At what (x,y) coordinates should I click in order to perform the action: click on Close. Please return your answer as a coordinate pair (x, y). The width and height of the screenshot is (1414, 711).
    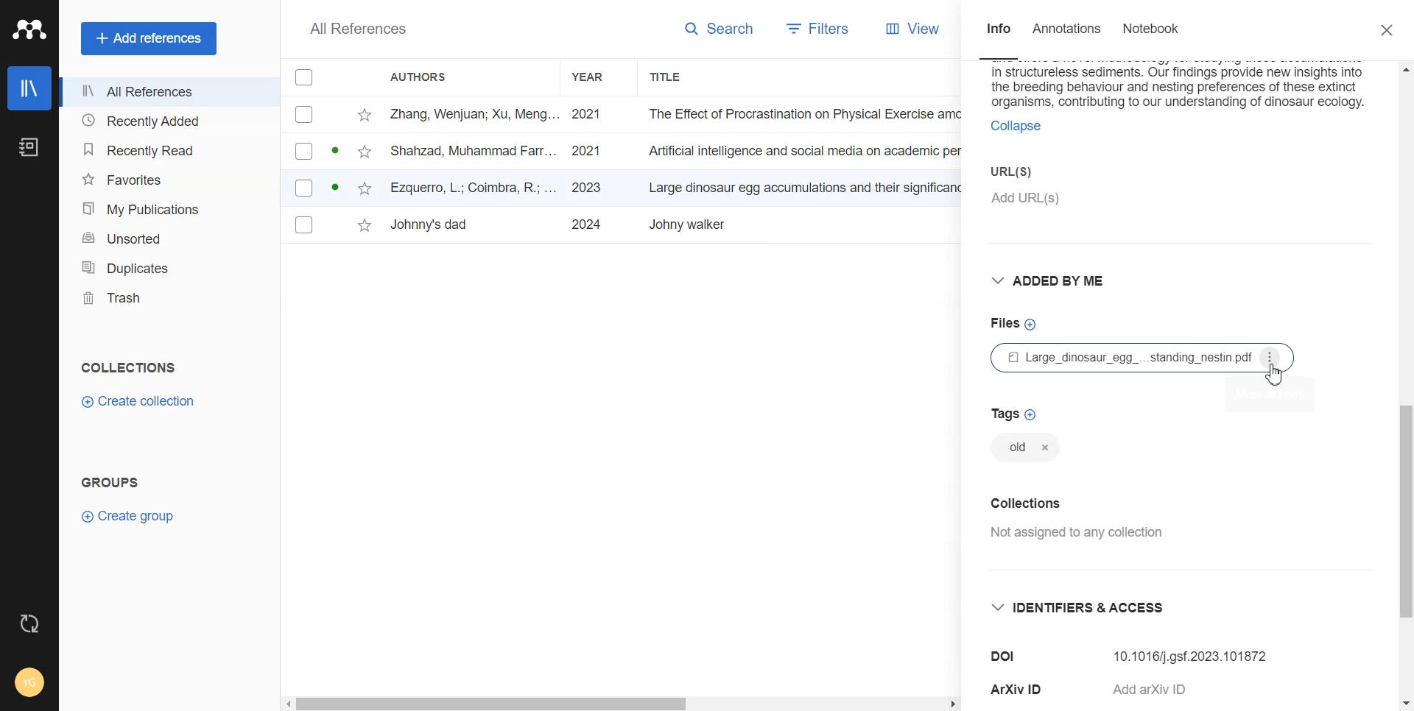
    Looking at the image, I should click on (1390, 31).